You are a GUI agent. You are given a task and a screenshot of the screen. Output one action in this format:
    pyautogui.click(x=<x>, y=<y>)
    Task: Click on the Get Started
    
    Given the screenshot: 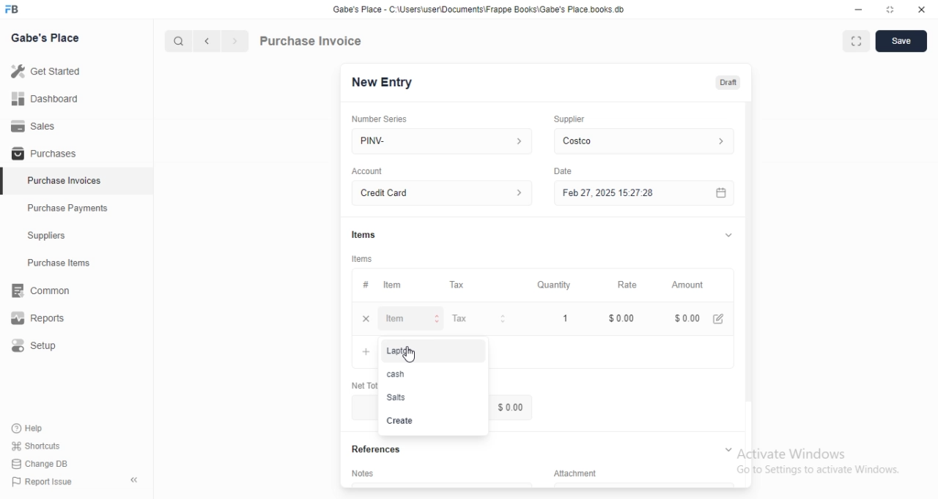 What is the action you would take?
    pyautogui.click(x=76, y=71)
    